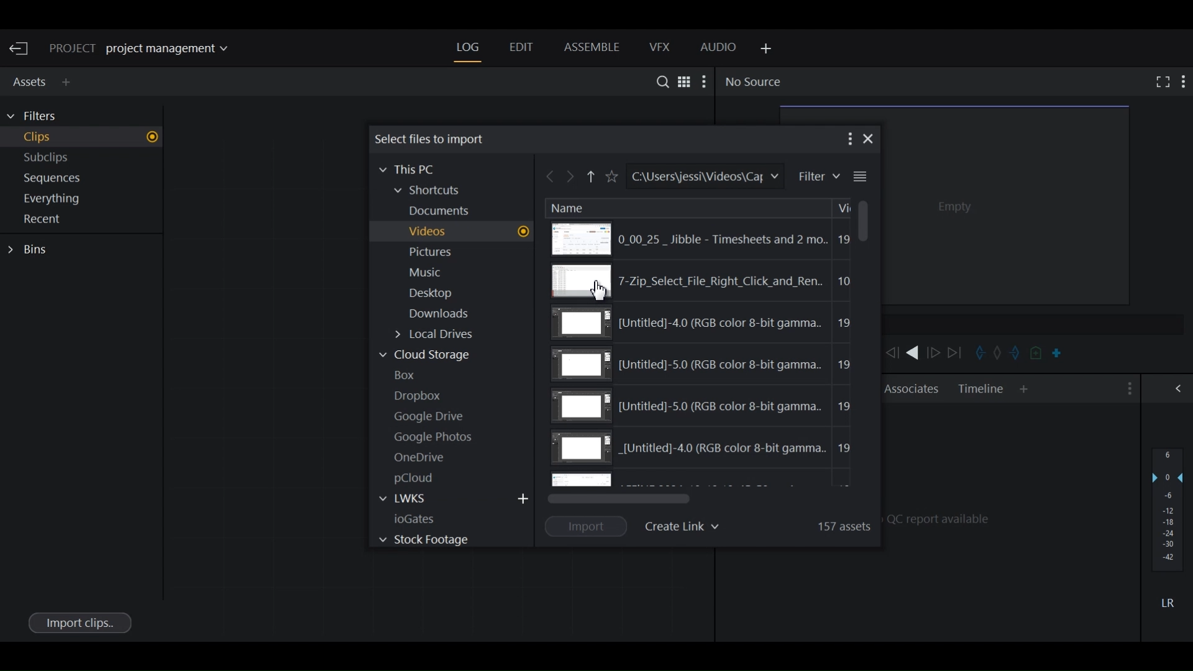 The width and height of the screenshot is (1193, 671). What do you see at coordinates (611, 177) in the screenshot?
I see `Add/Remove folder as a favorite` at bounding box center [611, 177].